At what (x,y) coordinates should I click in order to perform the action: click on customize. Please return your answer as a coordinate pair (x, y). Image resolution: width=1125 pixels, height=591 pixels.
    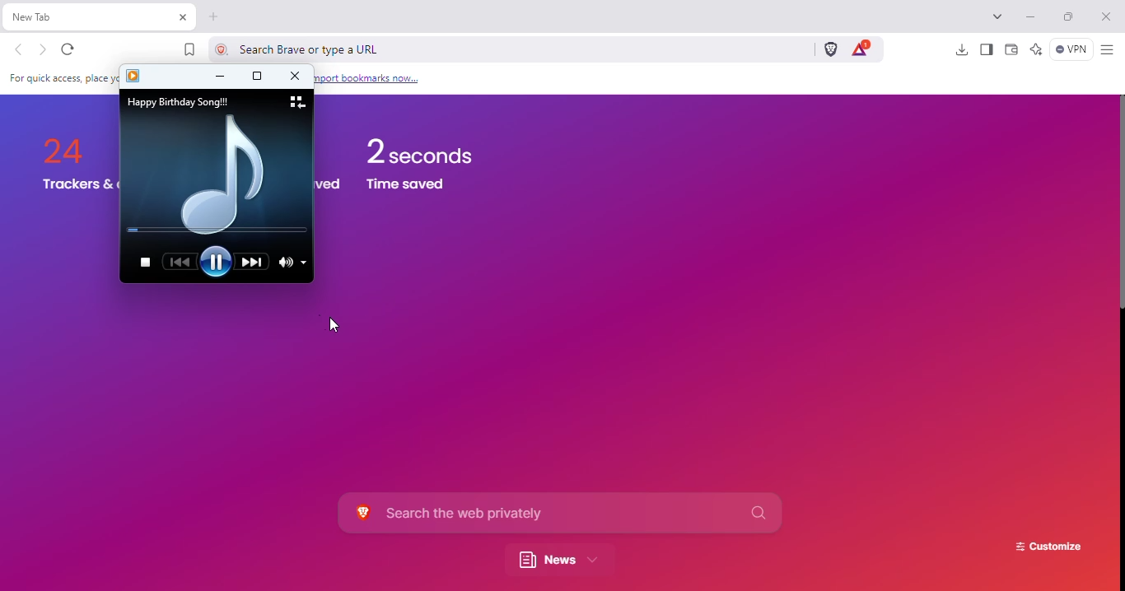
    Looking at the image, I should click on (1048, 547).